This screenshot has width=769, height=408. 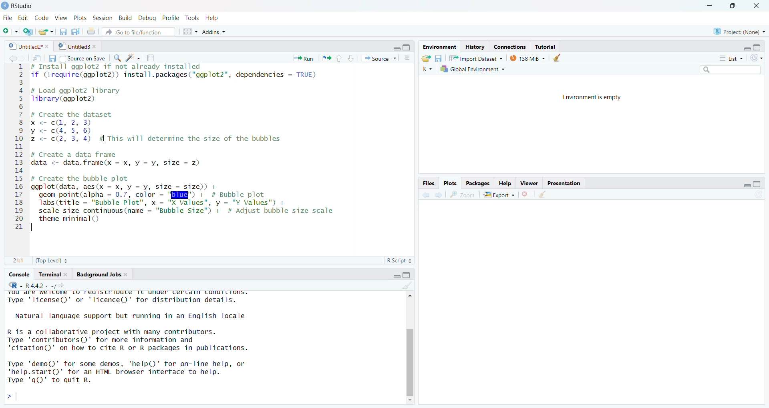 What do you see at coordinates (501, 195) in the screenshot?
I see `~& Export +` at bounding box center [501, 195].